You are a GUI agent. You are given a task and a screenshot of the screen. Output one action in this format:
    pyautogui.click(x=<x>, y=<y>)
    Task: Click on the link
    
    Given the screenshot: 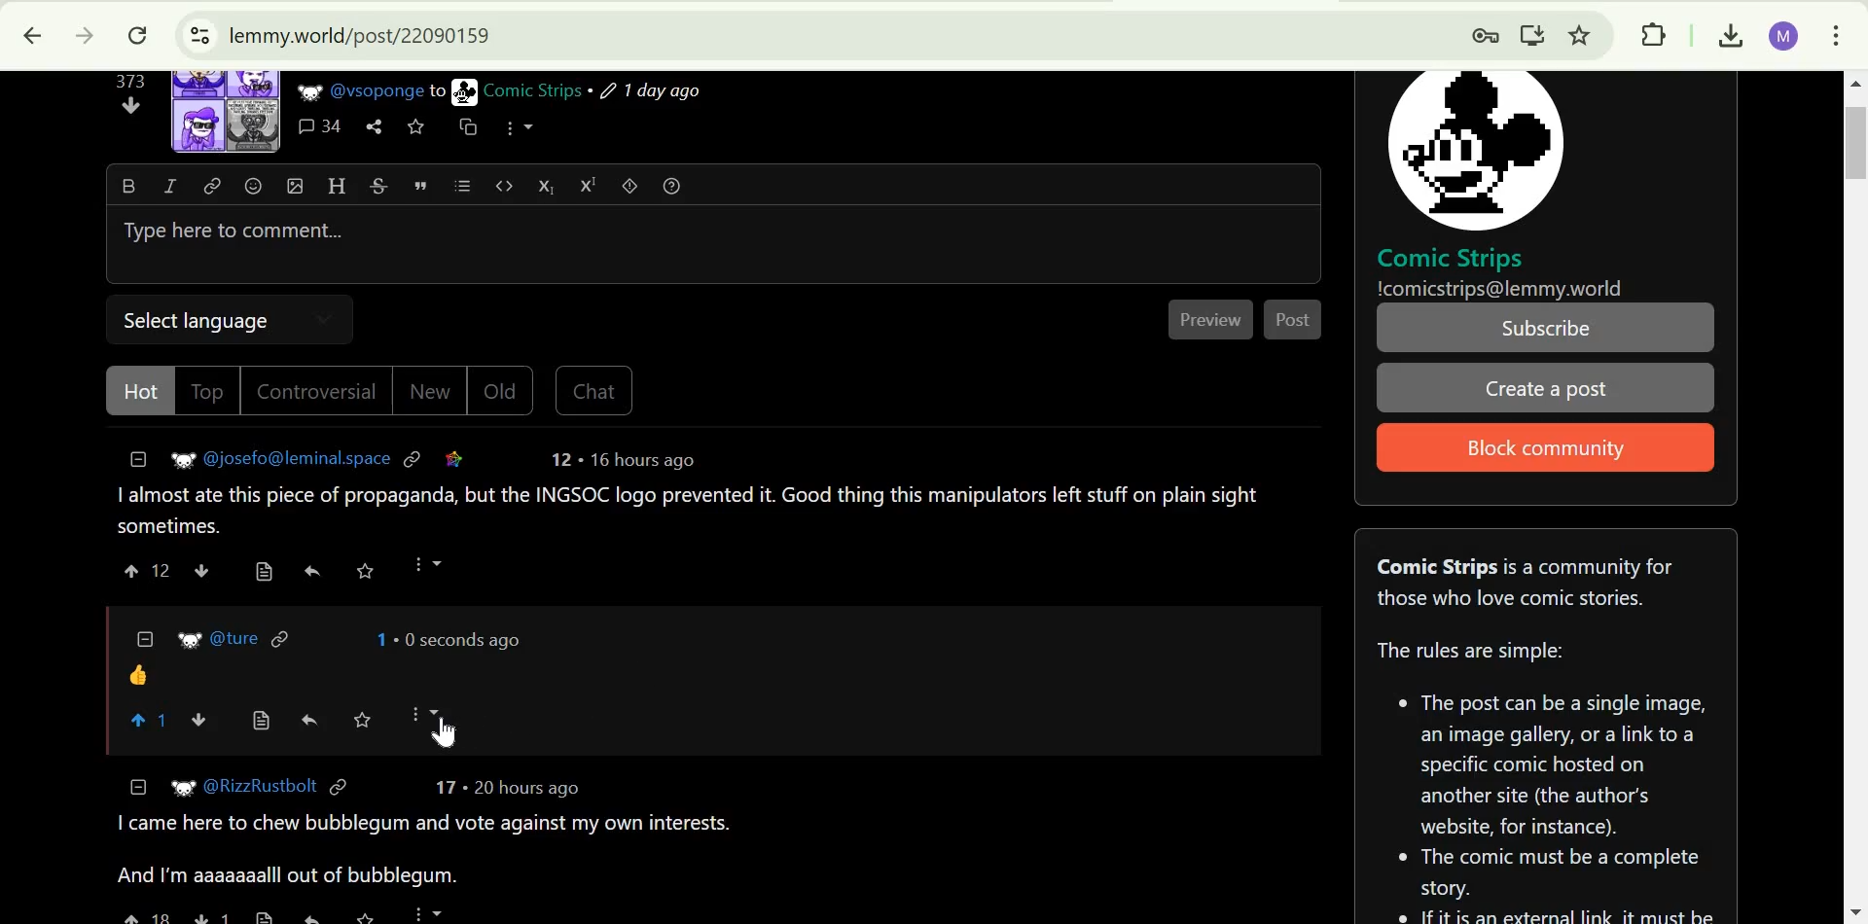 What is the action you would take?
    pyautogui.click(x=413, y=457)
    